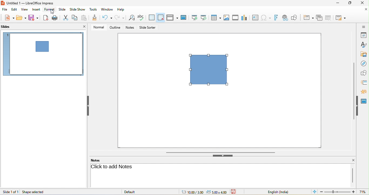  I want to click on maximize, so click(350, 3).